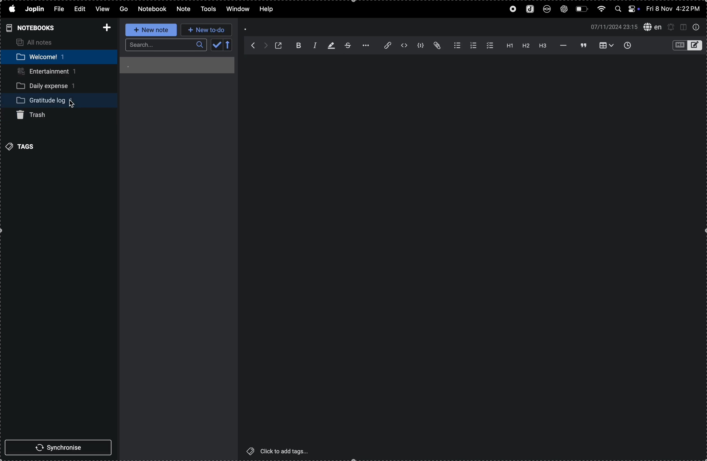 This screenshot has width=707, height=461. Describe the element at coordinates (548, 9) in the screenshot. I see `nextcloud` at that location.